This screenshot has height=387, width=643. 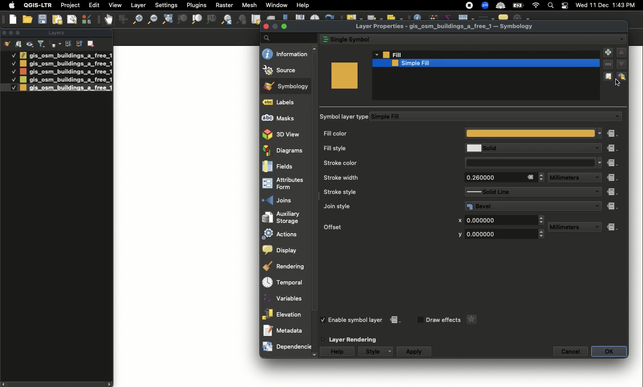 I want to click on Filter legend by expression, so click(x=55, y=44).